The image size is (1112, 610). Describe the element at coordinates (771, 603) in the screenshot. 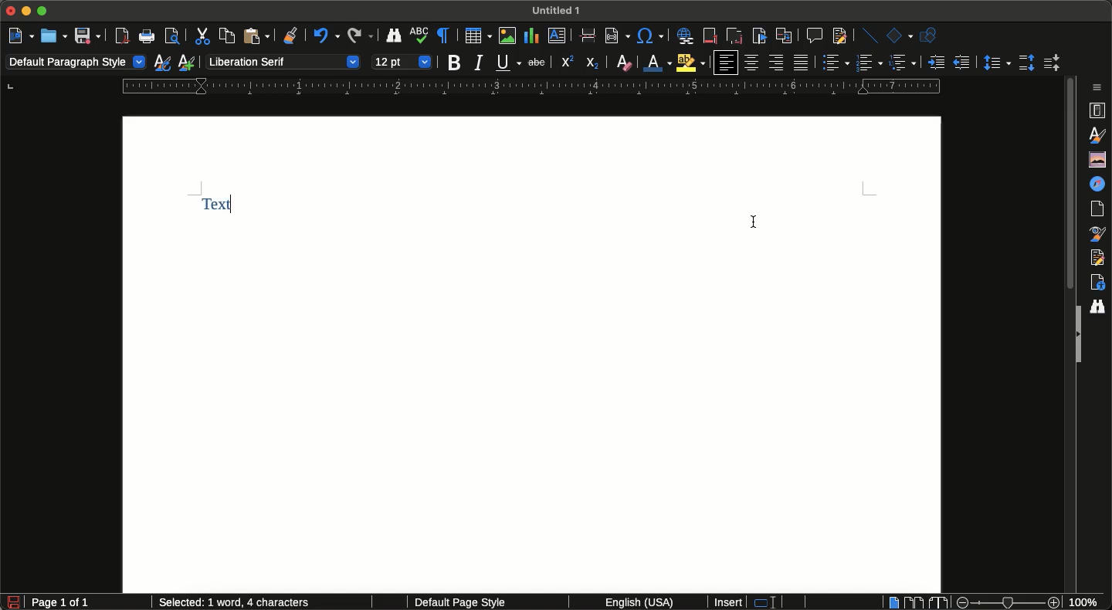

I see `Standard selection` at that location.